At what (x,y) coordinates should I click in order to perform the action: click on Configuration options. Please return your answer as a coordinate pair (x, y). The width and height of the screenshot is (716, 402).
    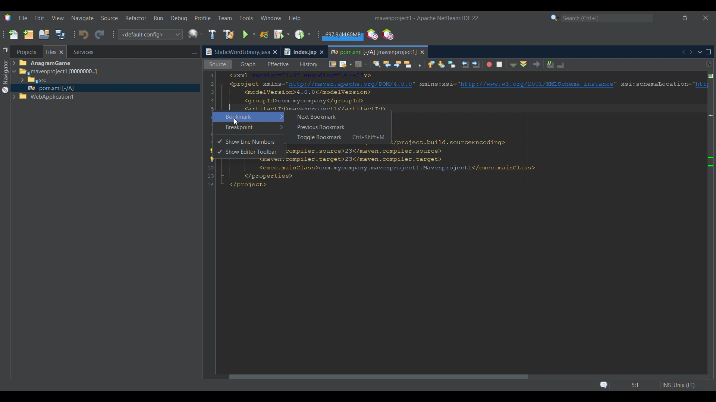
    Looking at the image, I should click on (150, 34).